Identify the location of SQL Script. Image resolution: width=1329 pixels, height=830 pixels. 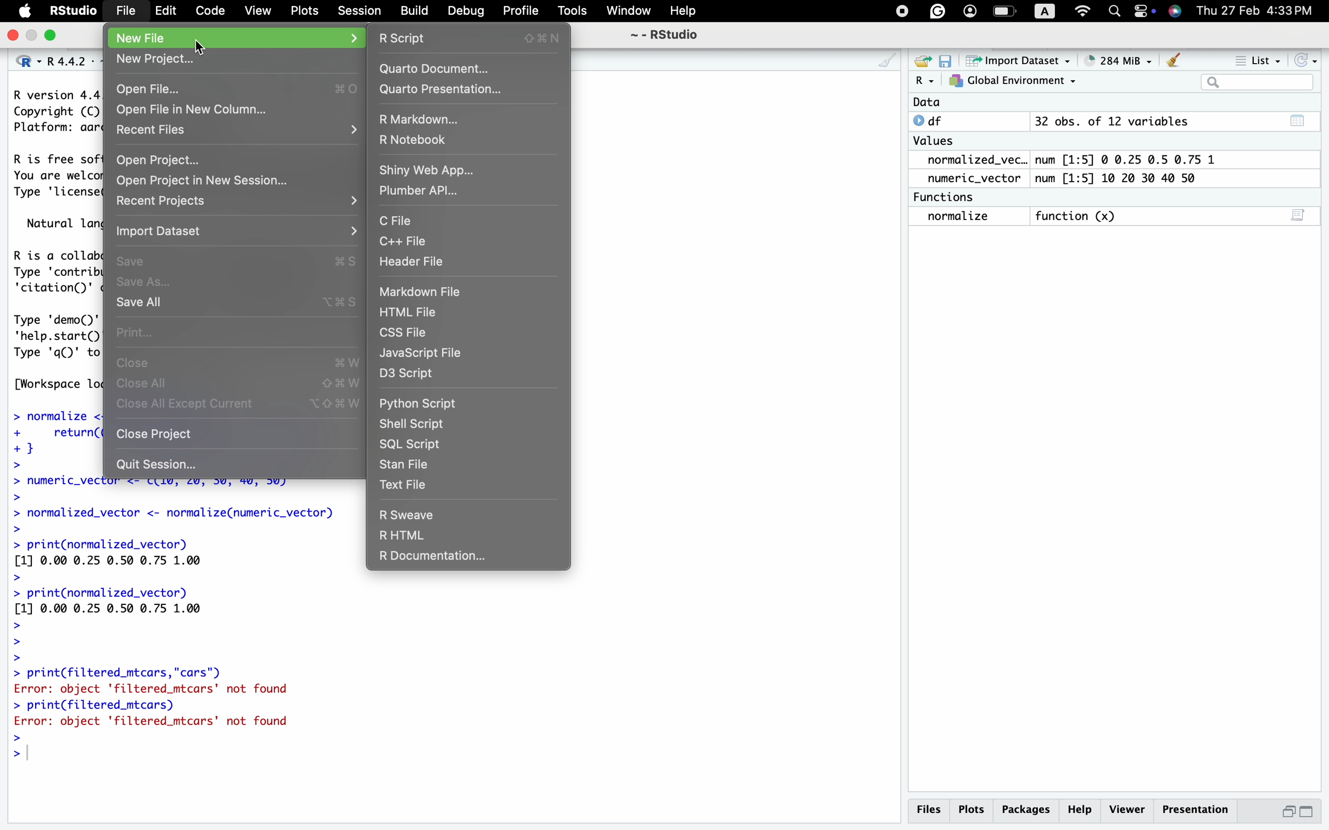
(411, 445).